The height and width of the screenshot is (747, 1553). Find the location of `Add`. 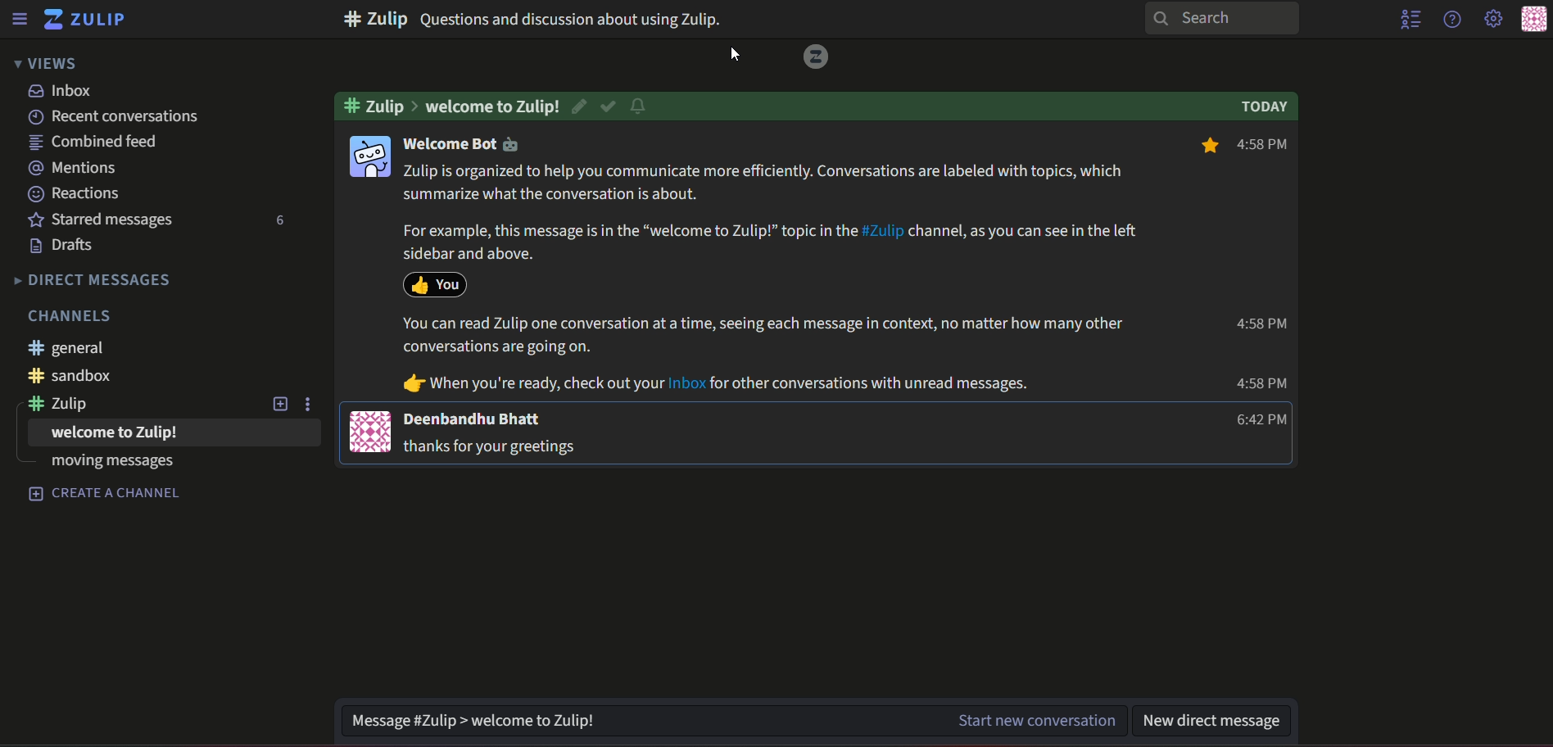

Add is located at coordinates (277, 404).